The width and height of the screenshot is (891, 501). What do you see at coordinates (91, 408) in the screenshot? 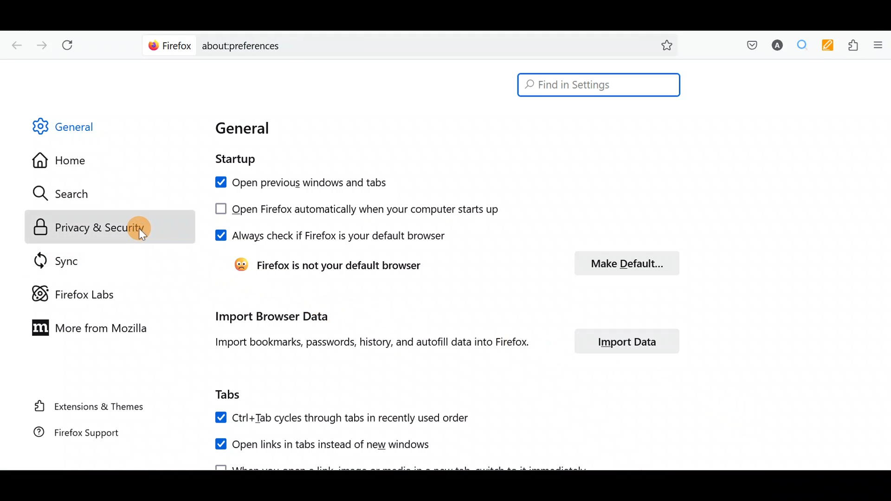
I see `Extension & themes` at bounding box center [91, 408].